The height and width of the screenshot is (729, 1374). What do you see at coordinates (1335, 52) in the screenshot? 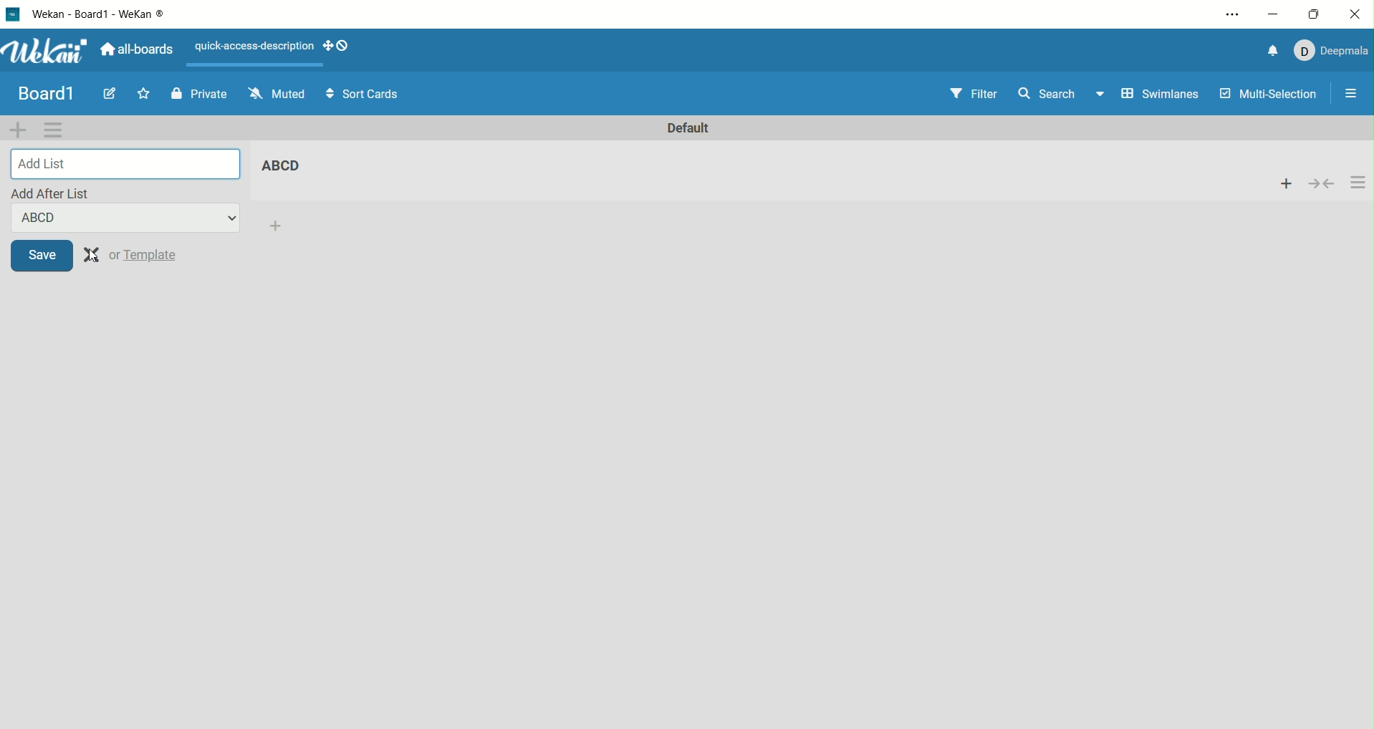
I see `account` at bounding box center [1335, 52].